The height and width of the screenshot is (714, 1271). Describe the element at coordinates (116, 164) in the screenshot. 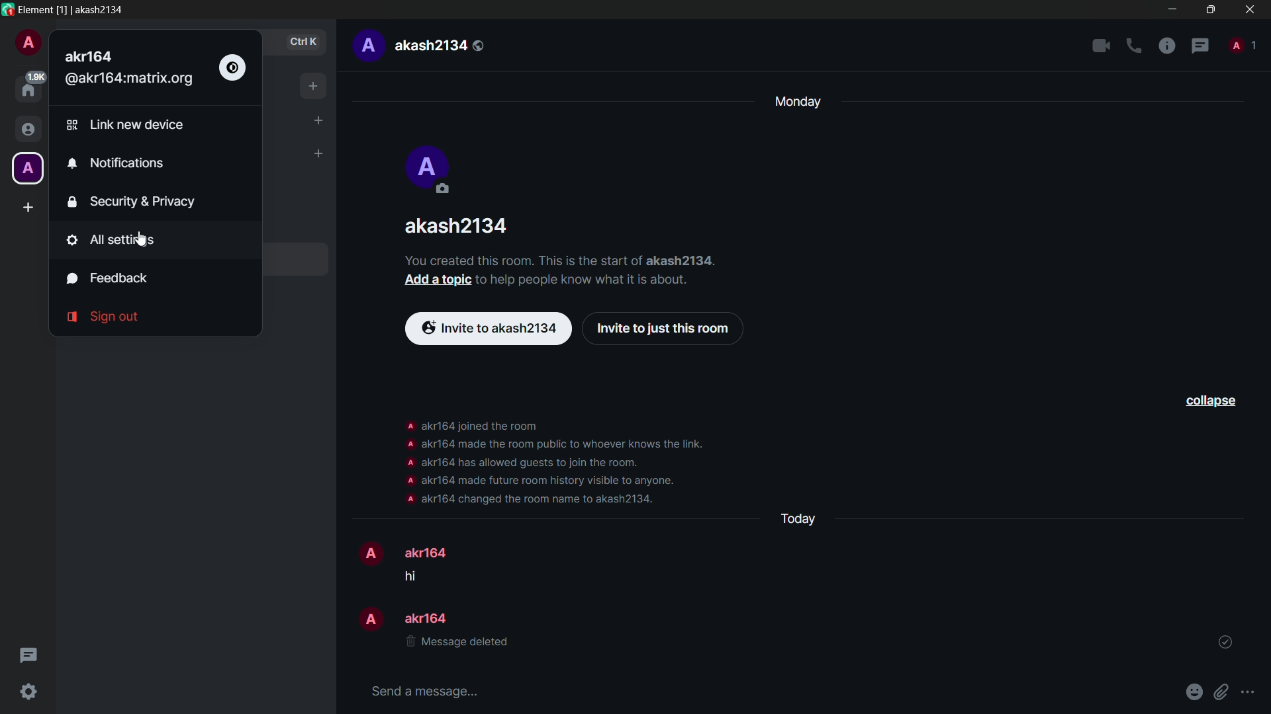

I see `notifications` at that location.